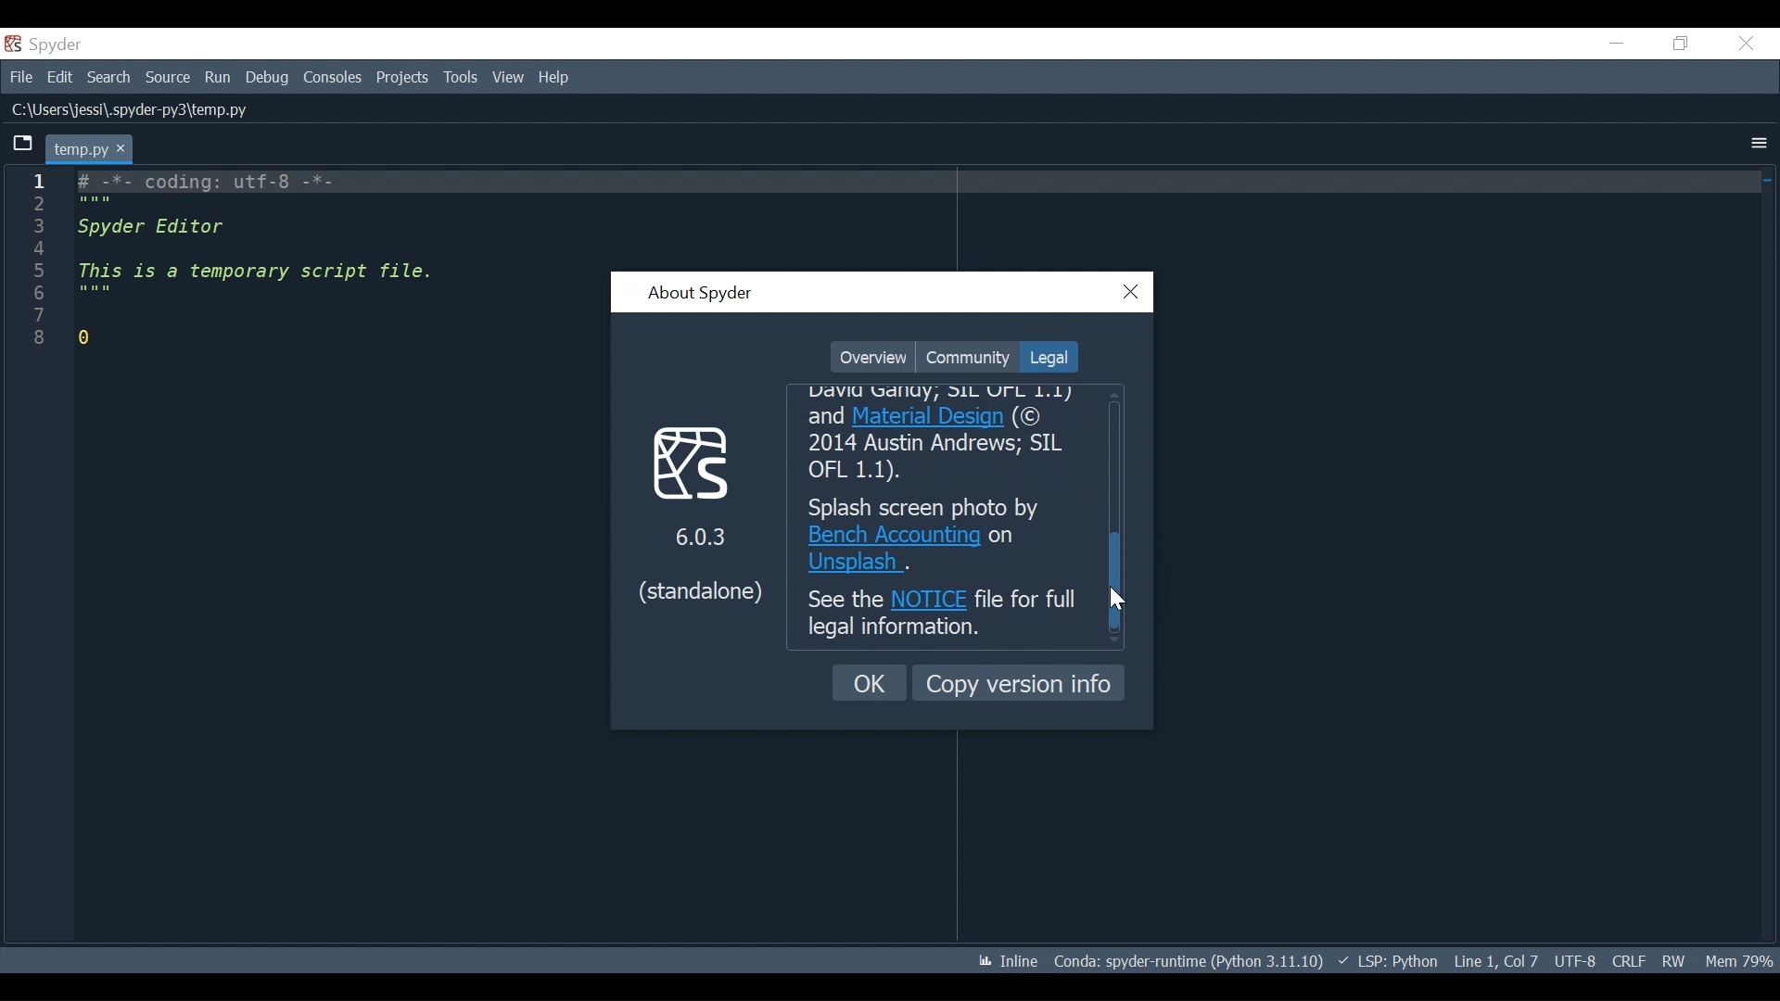  I want to click on Tools, so click(463, 78).